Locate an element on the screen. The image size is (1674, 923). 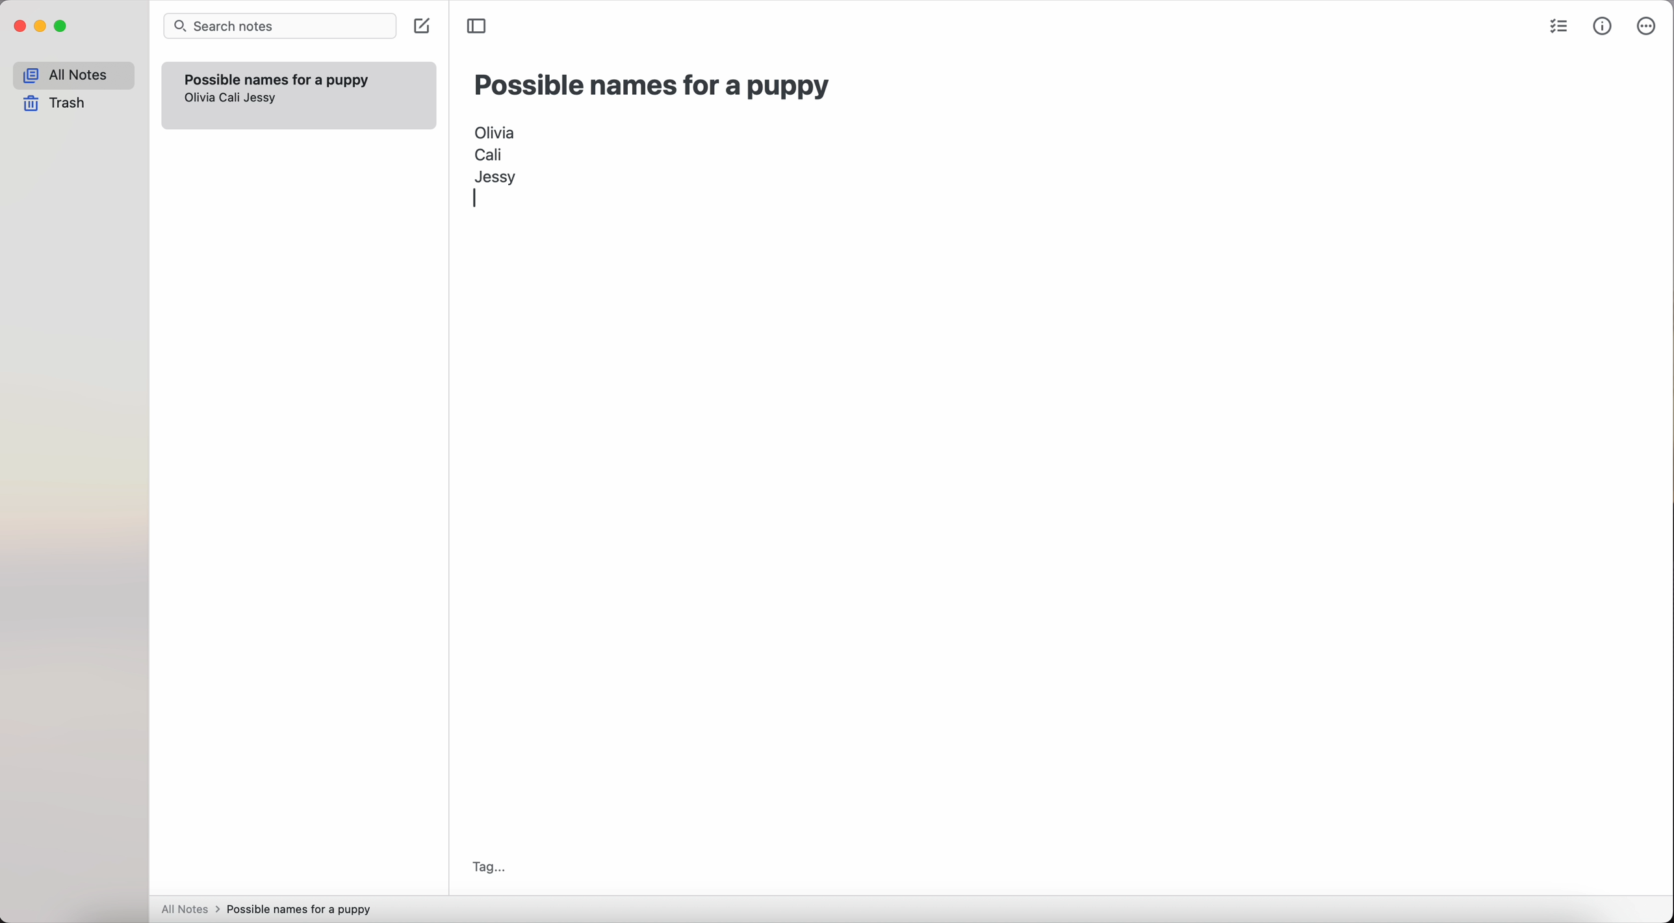
Olivia is located at coordinates (496, 130).